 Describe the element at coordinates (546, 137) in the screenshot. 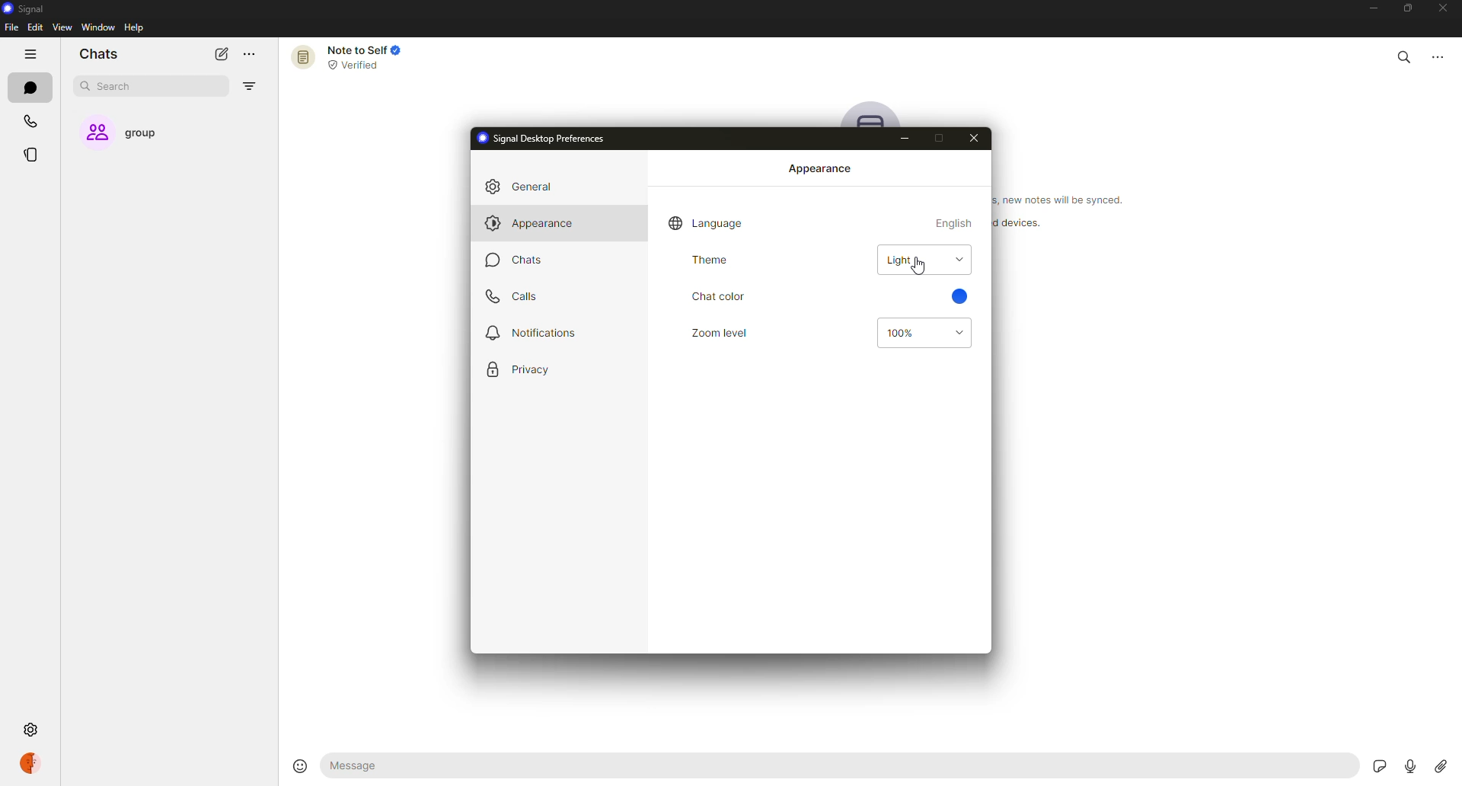

I see `desktop preferences` at that location.